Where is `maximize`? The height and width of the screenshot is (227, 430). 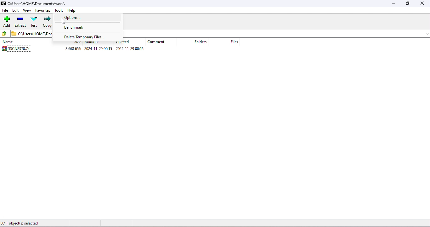
maximize is located at coordinates (409, 4).